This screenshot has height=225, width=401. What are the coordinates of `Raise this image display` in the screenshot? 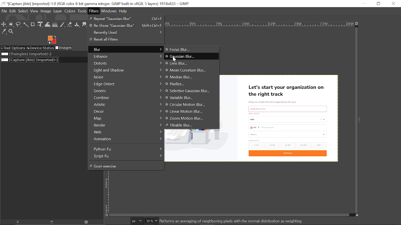 It's located at (17, 222).